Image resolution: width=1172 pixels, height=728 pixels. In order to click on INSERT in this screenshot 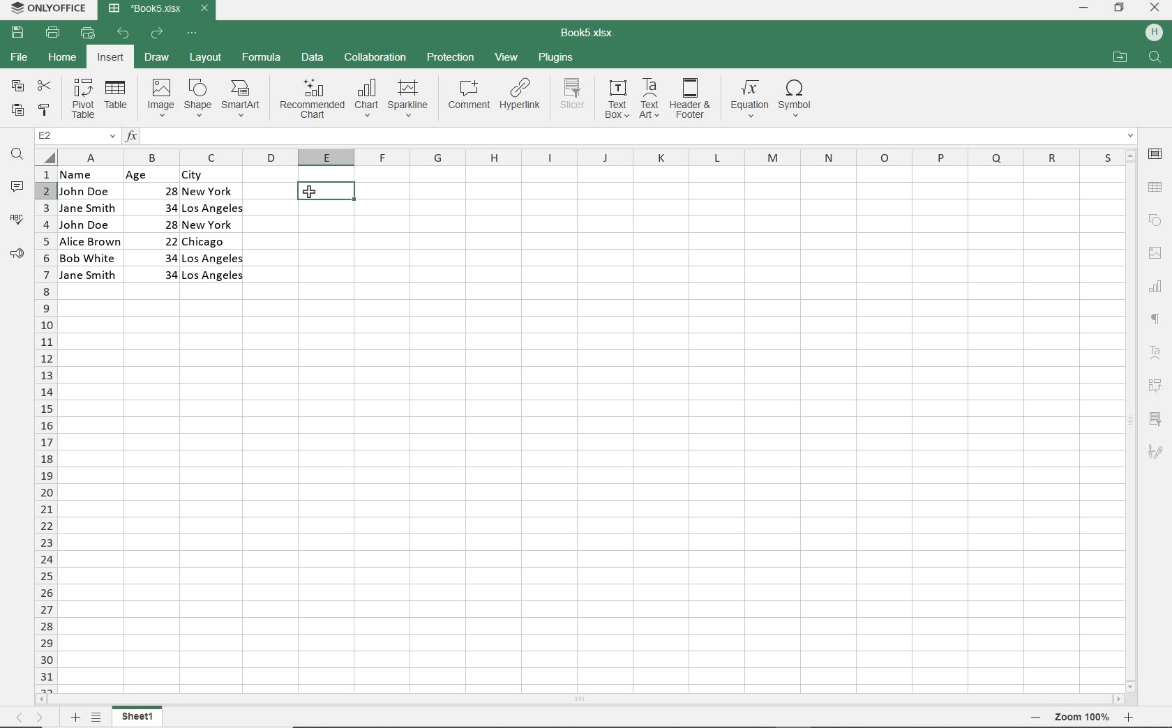, I will do `click(110, 57)`.